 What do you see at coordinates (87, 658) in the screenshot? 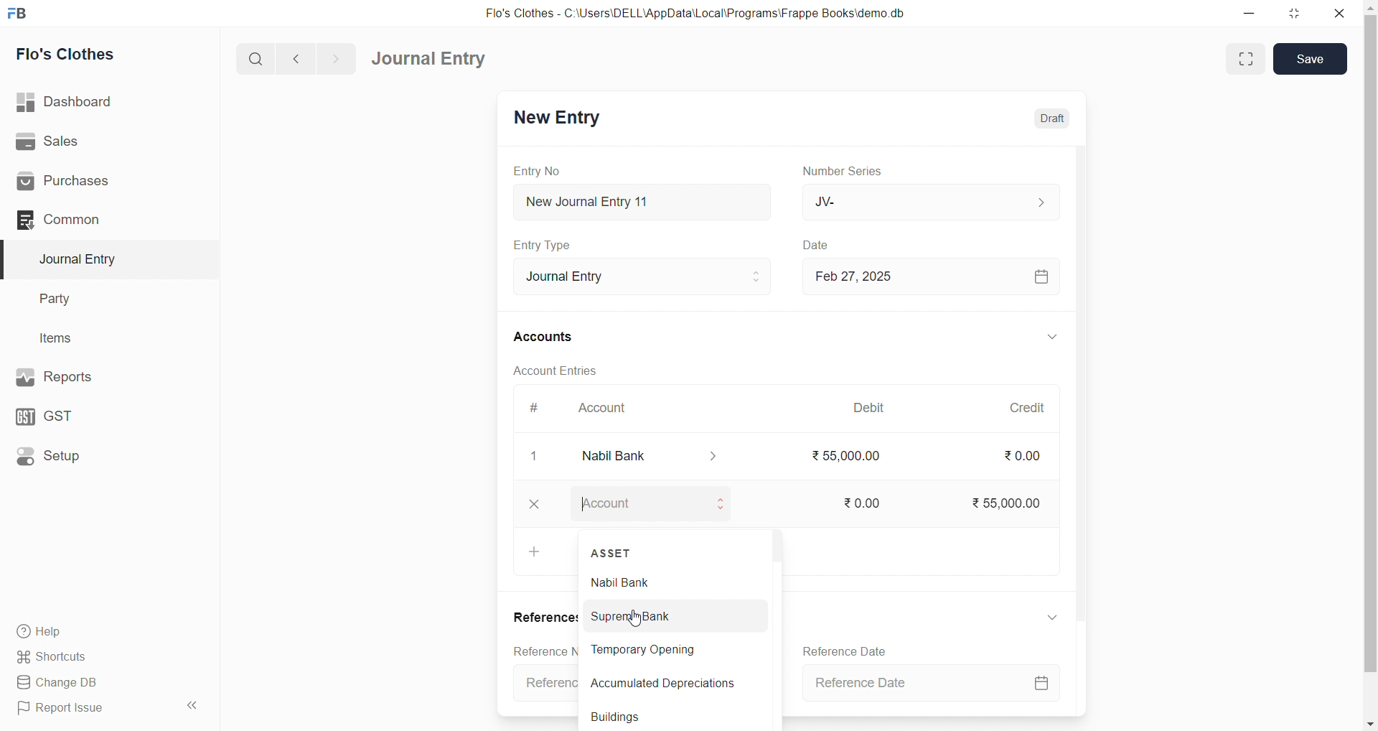
I see `Shortcuts` at bounding box center [87, 658].